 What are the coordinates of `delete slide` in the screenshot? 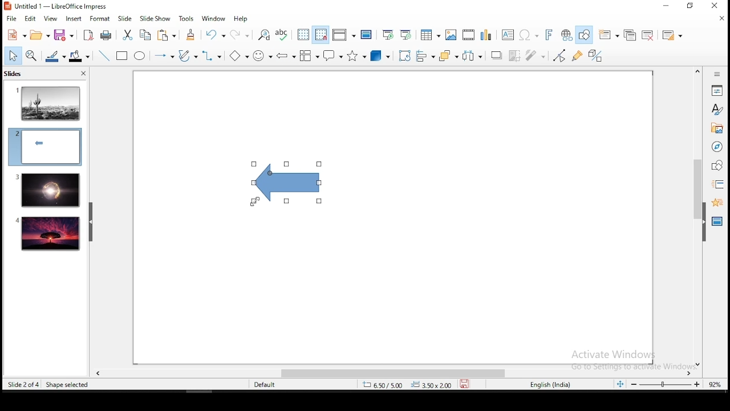 It's located at (650, 35).